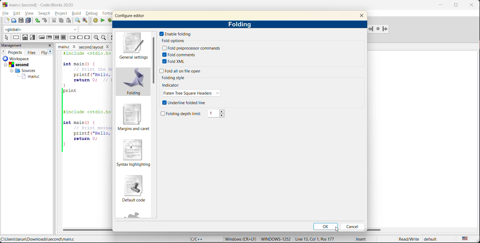 The image size is (480, 243). What do you see at coordinates (135, 153) in the screenshot?
I see `syntax highlighting` at bounding box center [135, 153].